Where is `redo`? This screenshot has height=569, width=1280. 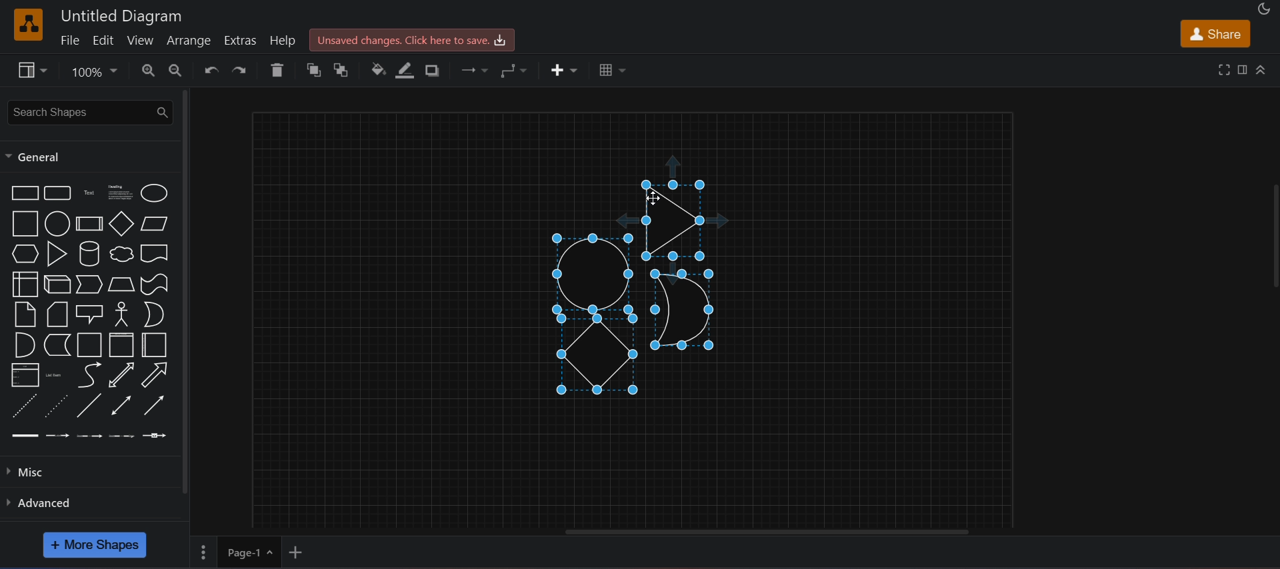 redo is located at coordinates (244, 70).